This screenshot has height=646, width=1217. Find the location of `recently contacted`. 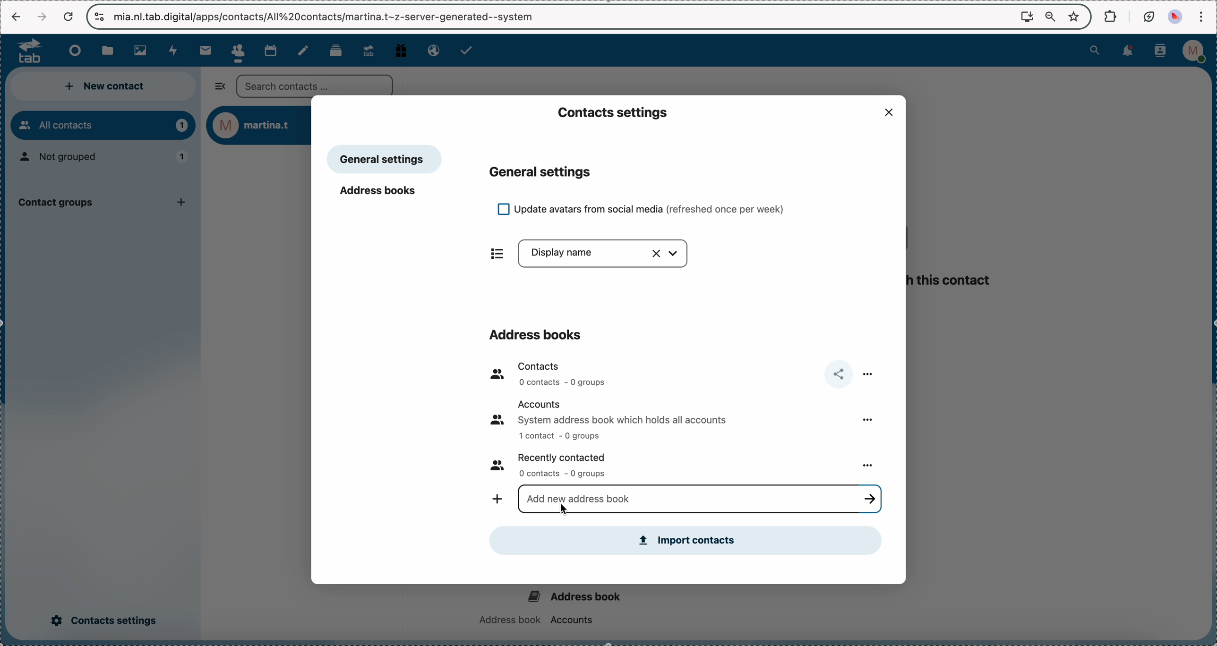

recently contacted is located at coordinates (556, 464).